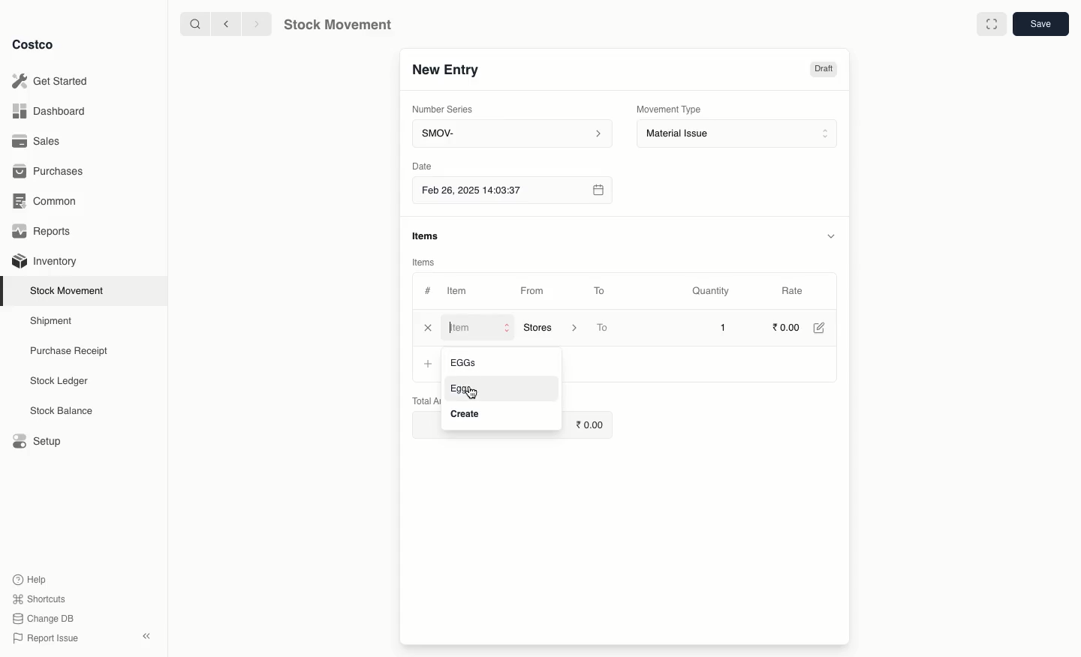 The height and width of the screenshot is (657, 1081). I want to click on Shortcuts, so click(39, 597).